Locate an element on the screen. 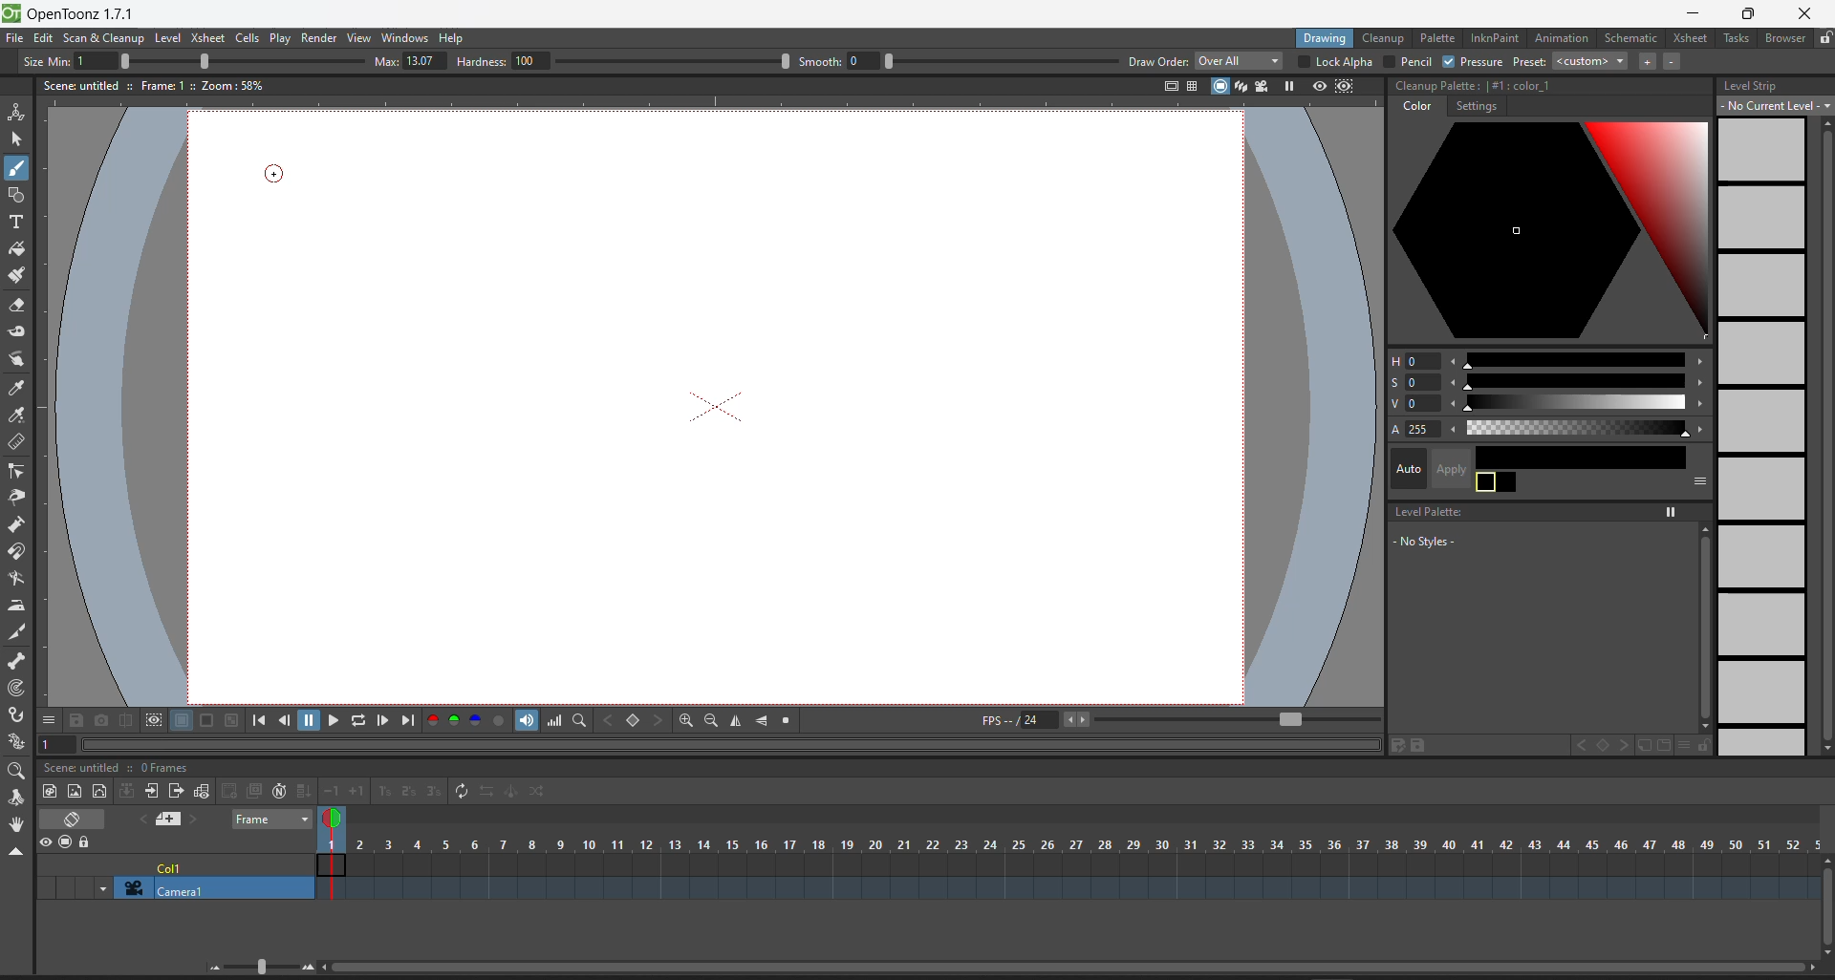 The image size is (1835, 980). plastic tool is located at coordinates (20, 742).